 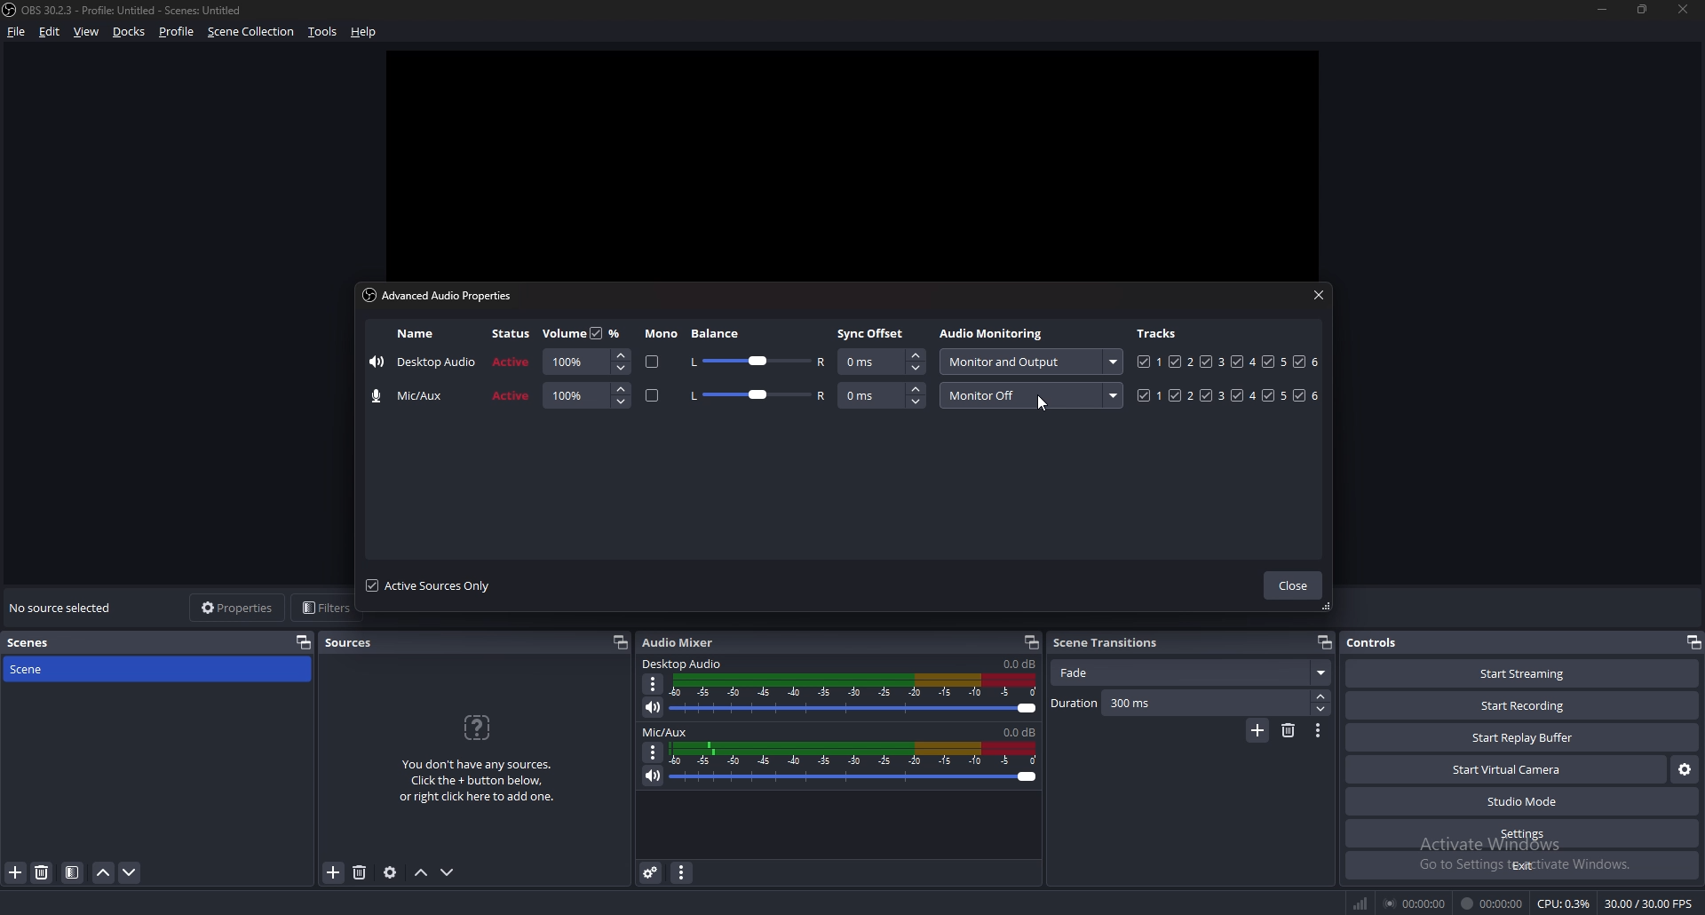 I want to click on status, so click(x=512, y=362).